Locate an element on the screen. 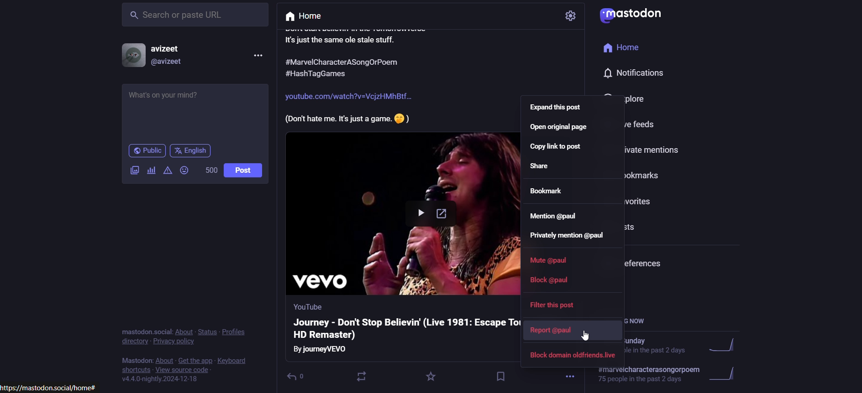  status is located at coordinates (206, 330).